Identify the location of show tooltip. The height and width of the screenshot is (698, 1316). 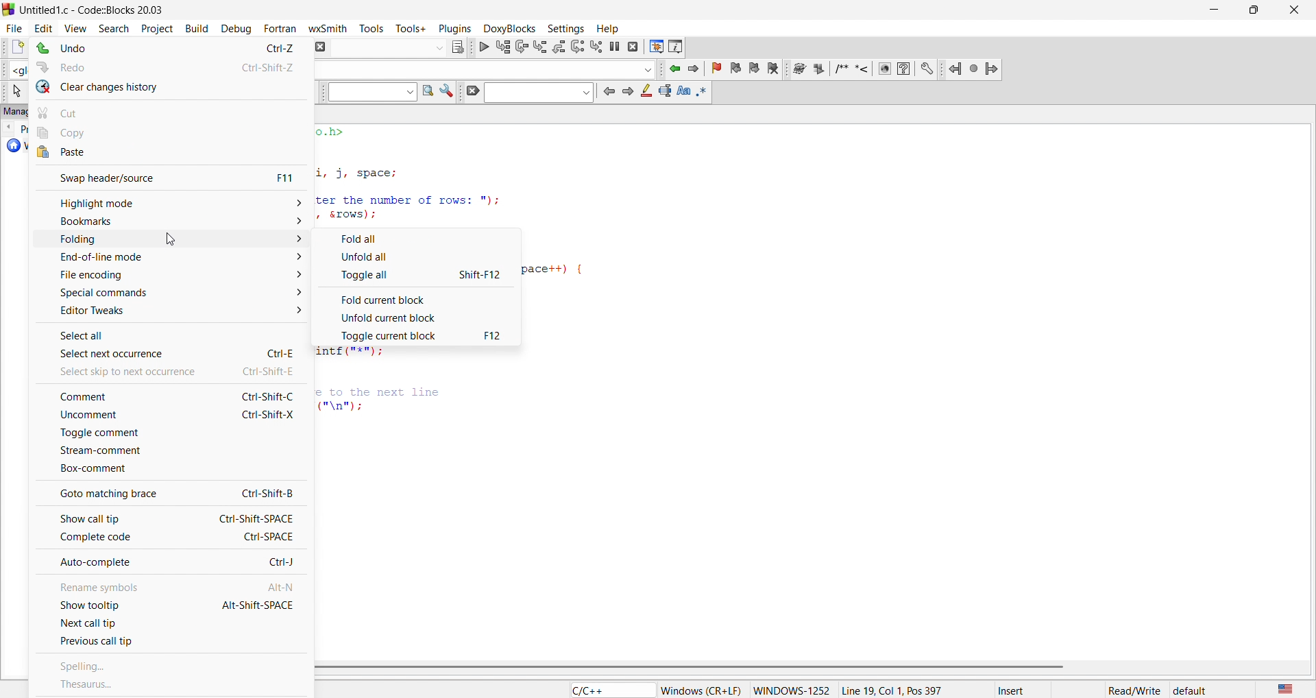
(167, 605).